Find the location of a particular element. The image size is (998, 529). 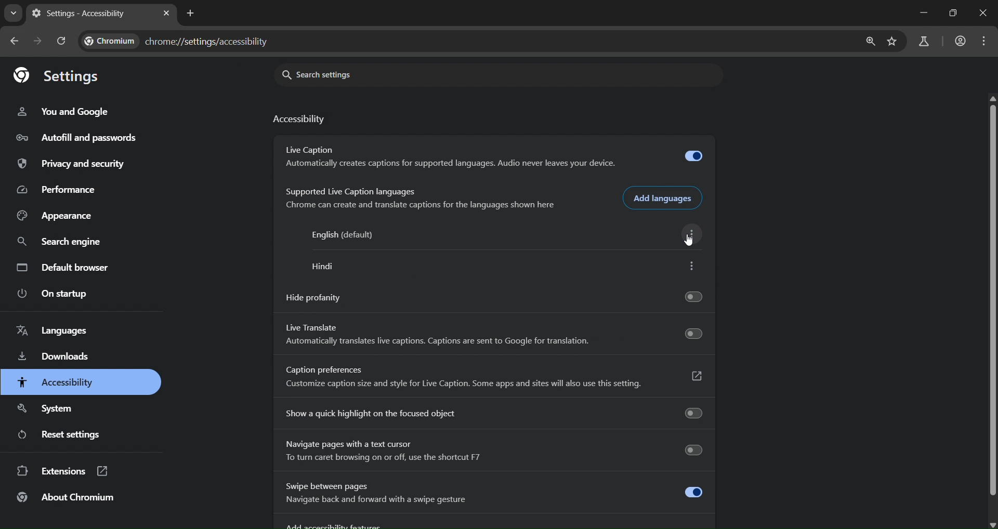

go forward one page is located at coordinates (40, 43).